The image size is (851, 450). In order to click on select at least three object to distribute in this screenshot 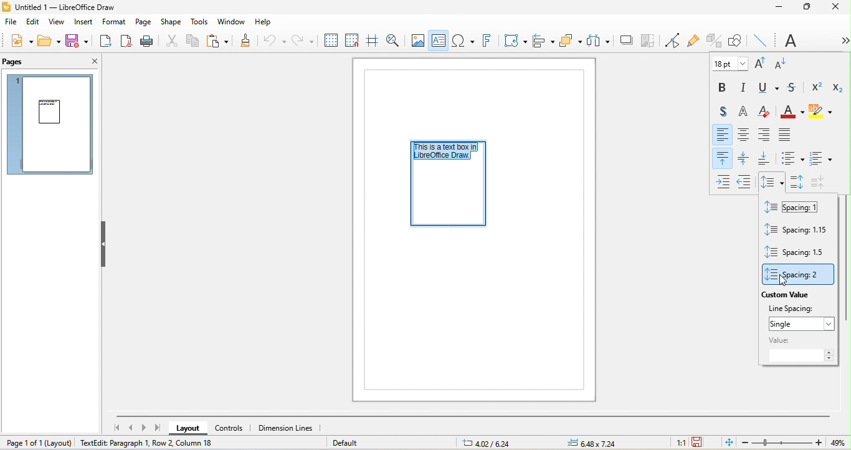, I will do `click(597, 41)`.